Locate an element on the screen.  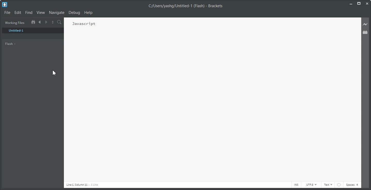
Cursor is located at coordinates (55, 73).